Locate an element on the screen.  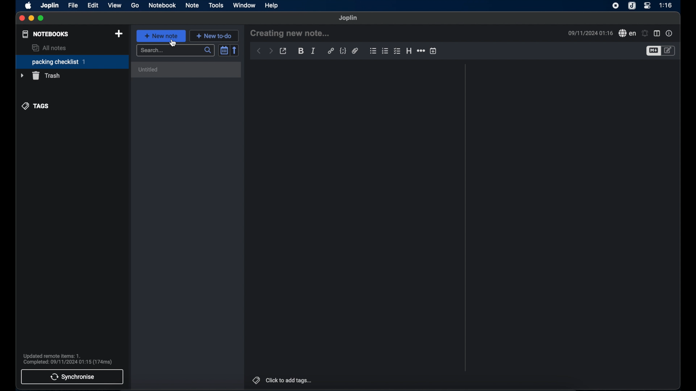
cursor is located at coordinates (175, 44).